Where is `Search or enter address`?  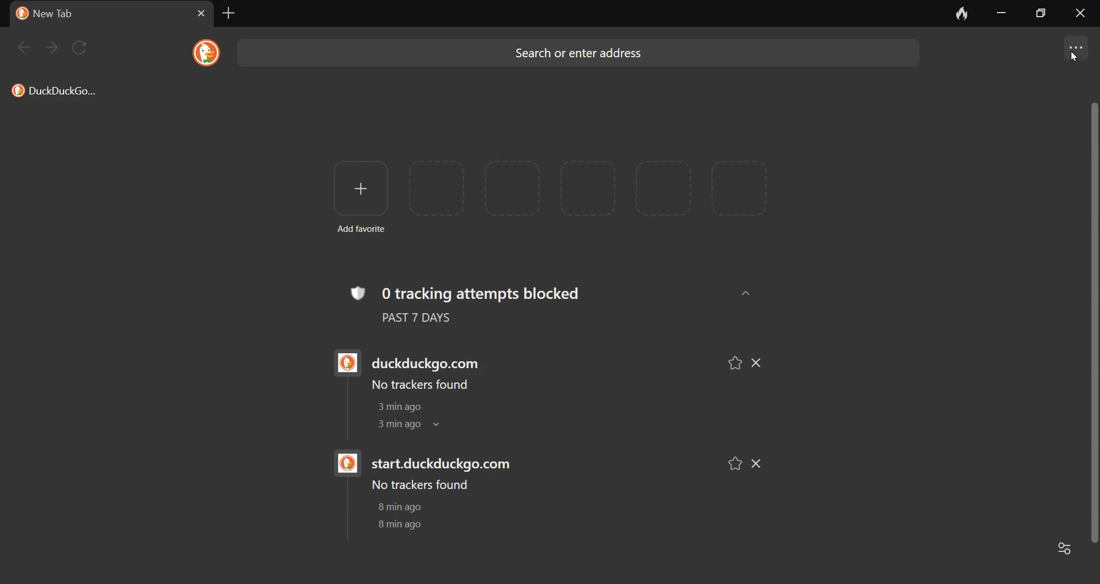
Search or enter address is located at coordinates (585, 56).